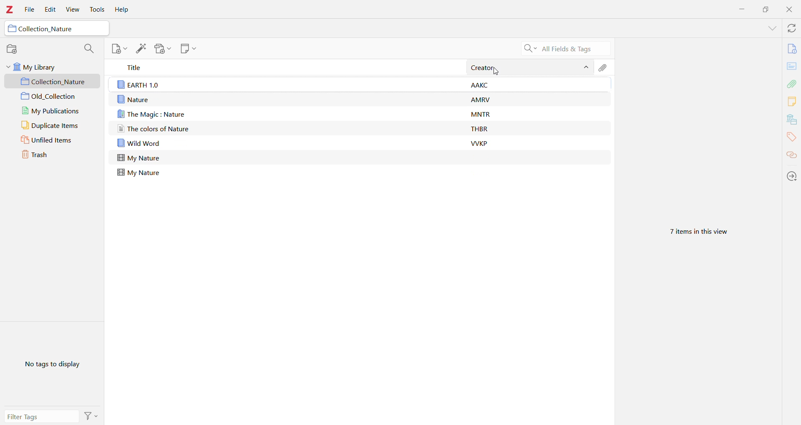  What do you see at coordinates (791, 156) in the screenshot?
I see `Related` at bounding box center [791, 156].